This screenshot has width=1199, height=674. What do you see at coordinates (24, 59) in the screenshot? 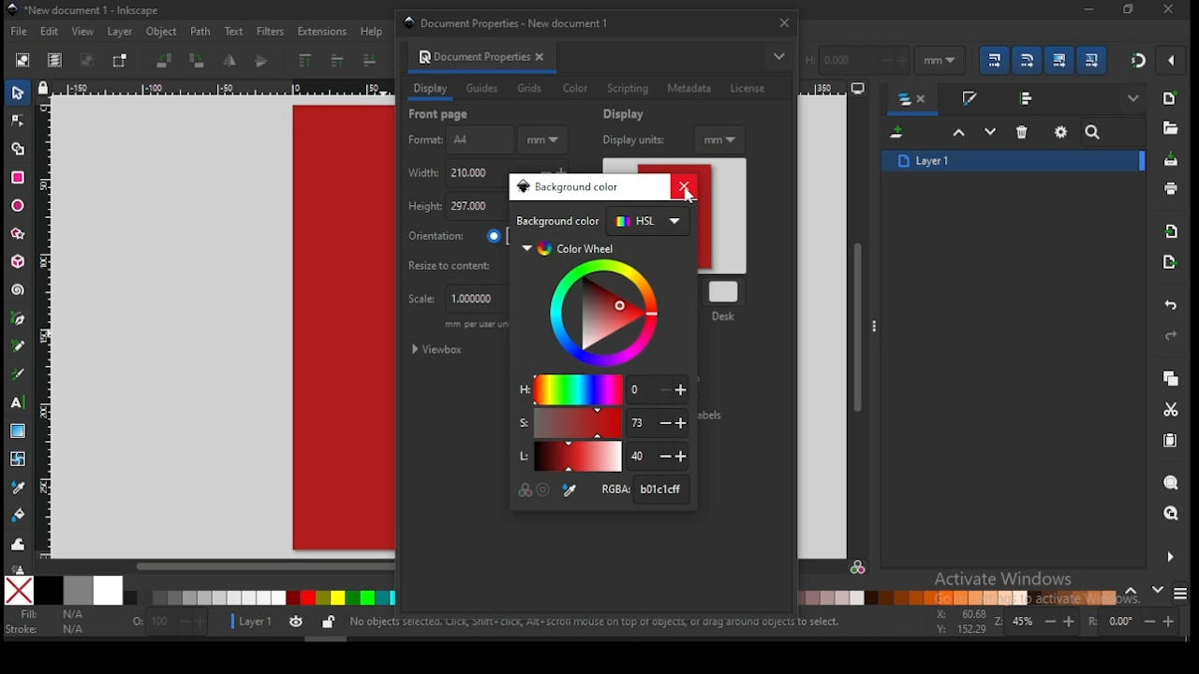
I see `select all` at bounding box center [24, 59].